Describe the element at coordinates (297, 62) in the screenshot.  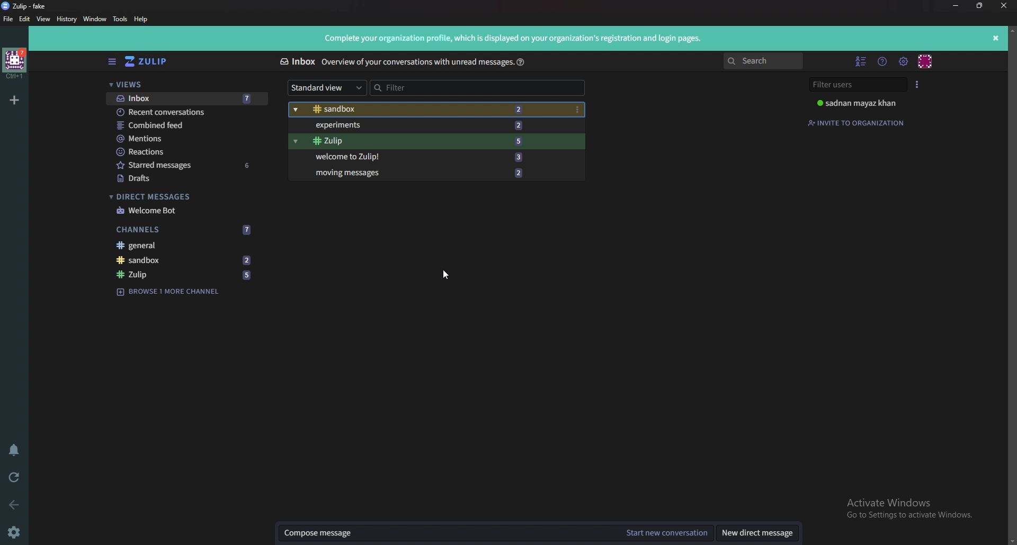
I see `Inbox` at that location.